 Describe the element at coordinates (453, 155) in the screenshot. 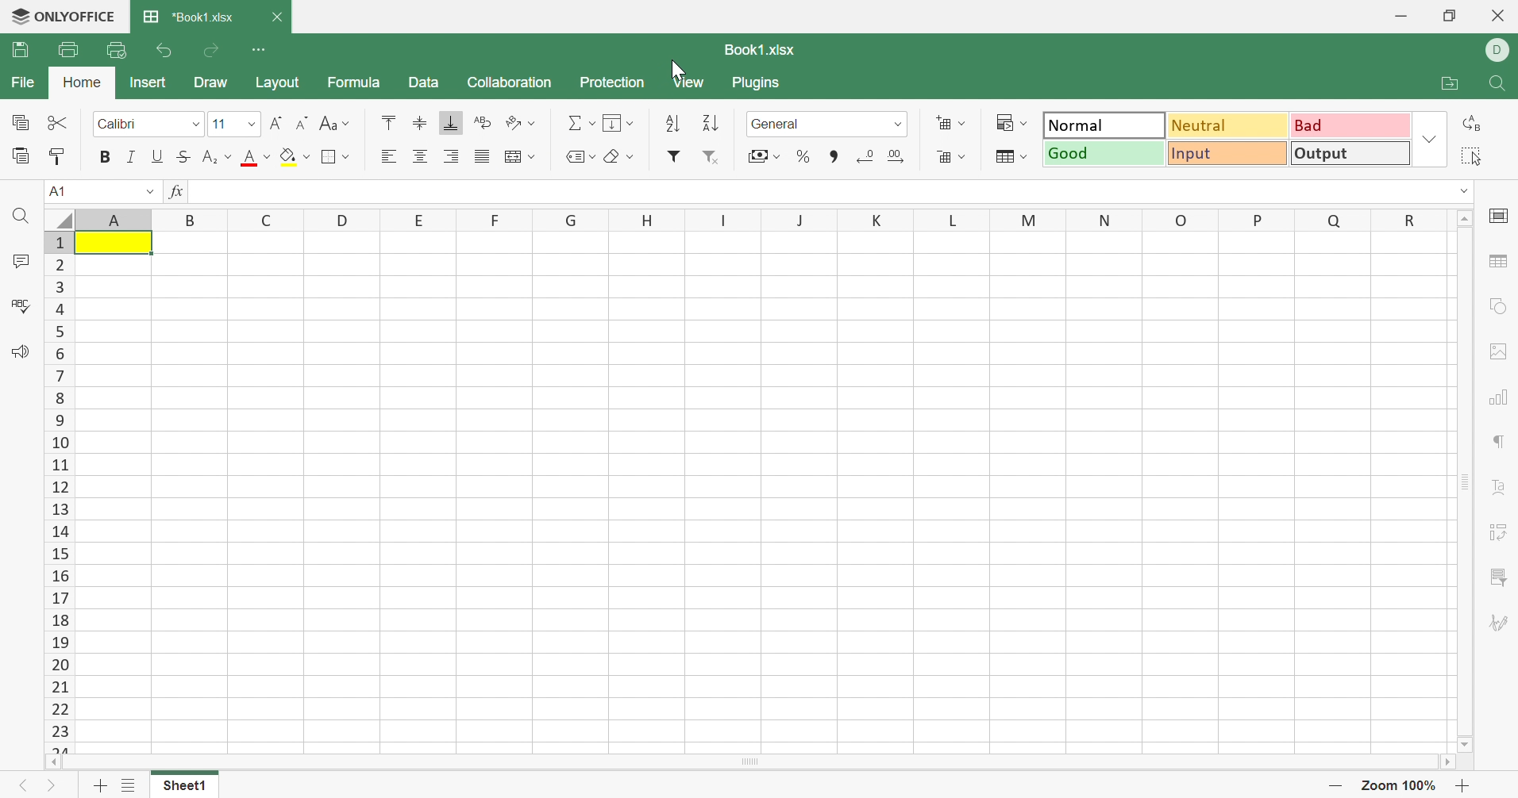

I see `Align Right` at that location.